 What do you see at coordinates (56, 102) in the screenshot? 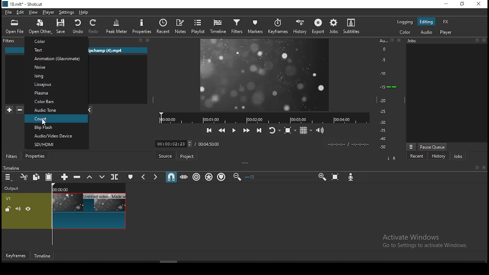
I see `color bars` at bounding box center [56, 102].